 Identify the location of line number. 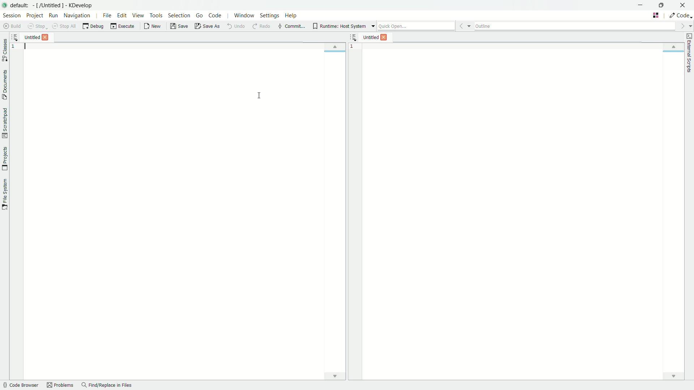
(17, 52).